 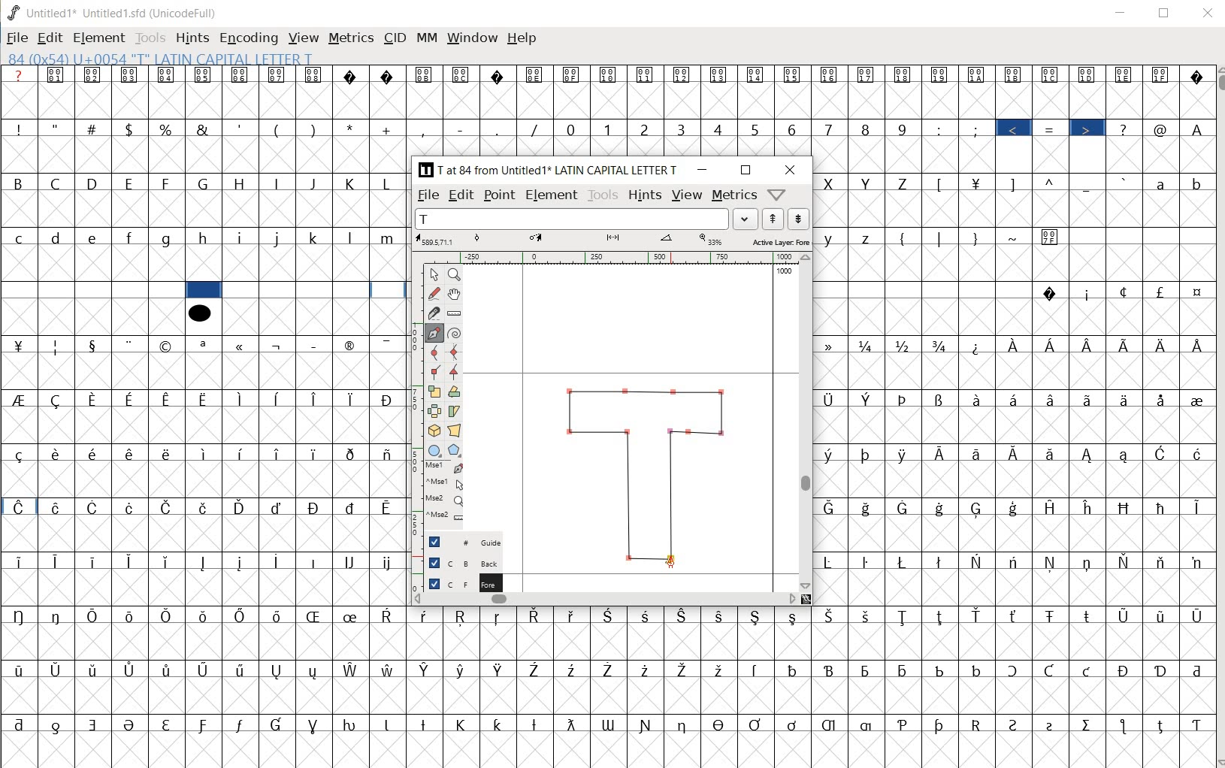 I want to click on Symbol, so click(x=1017, y=507).